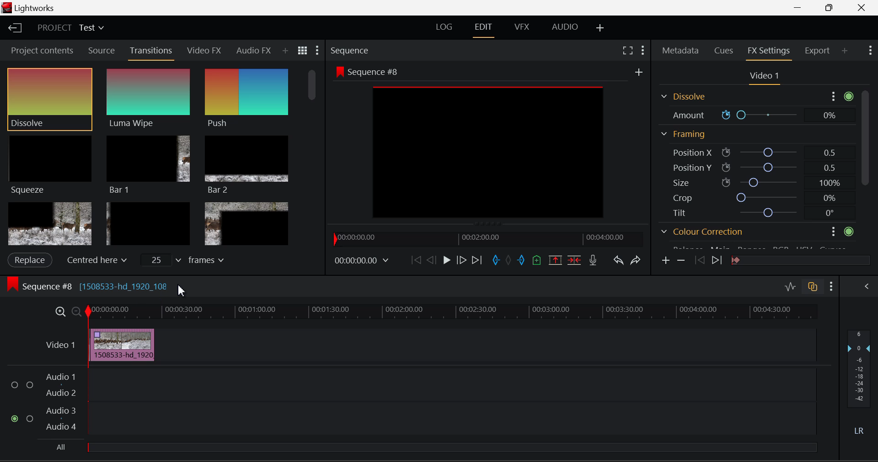 The width and height of the screenshot is (878, 462). What do you see at coordinates (152, 52) in the screenshot?
I see `Cursor on Transitions` at bounding box center [152, 52].